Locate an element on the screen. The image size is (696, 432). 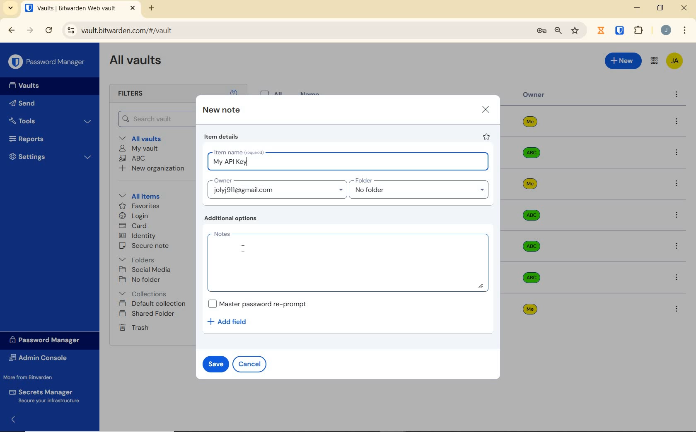
typed item name is located at coordinates (230, 162).